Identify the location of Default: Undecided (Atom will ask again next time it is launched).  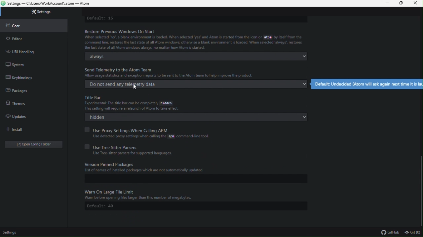
(366, 84).